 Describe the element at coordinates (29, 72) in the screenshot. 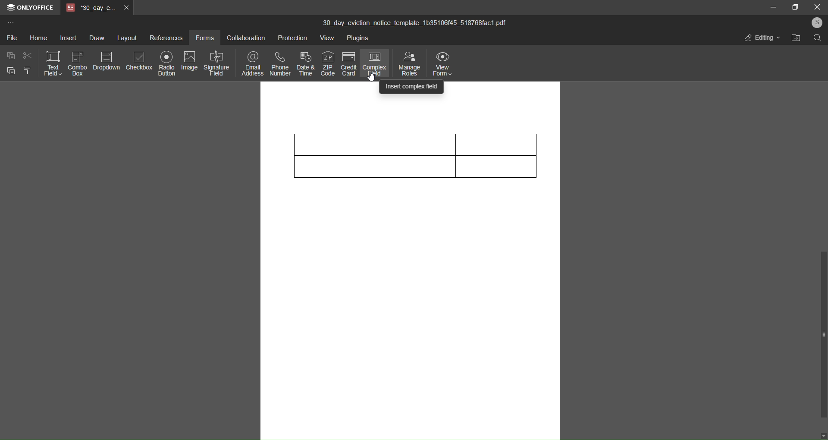

I see `format` at that location.